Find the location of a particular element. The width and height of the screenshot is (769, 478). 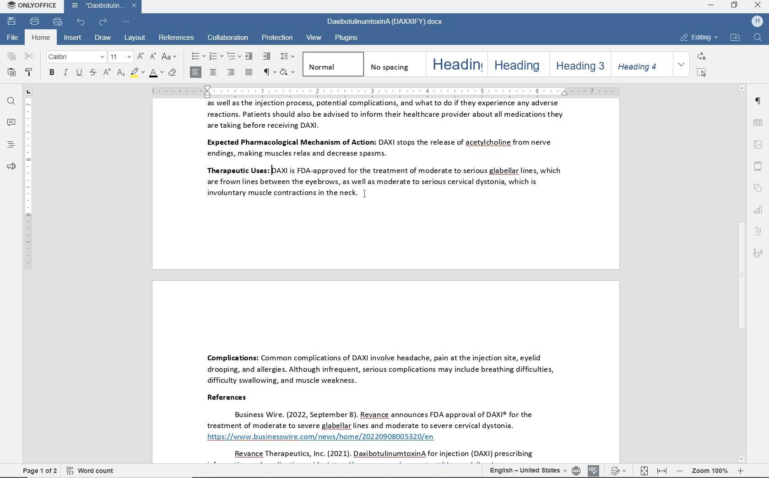

page 1 of 2 is located at coordinates (40, 470).